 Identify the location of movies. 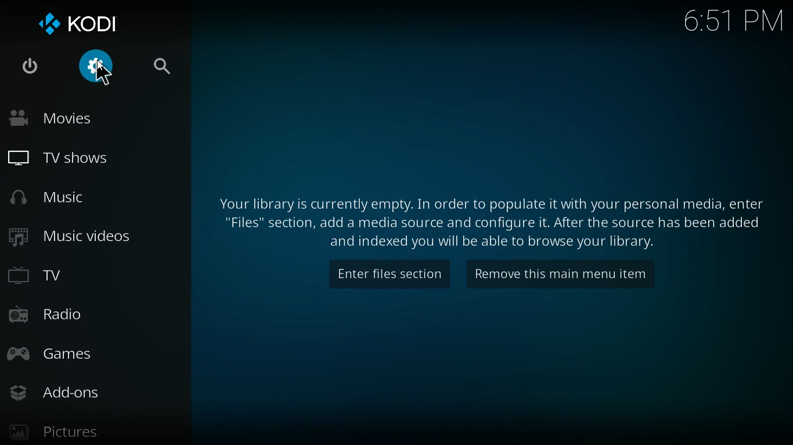
(86, 120).